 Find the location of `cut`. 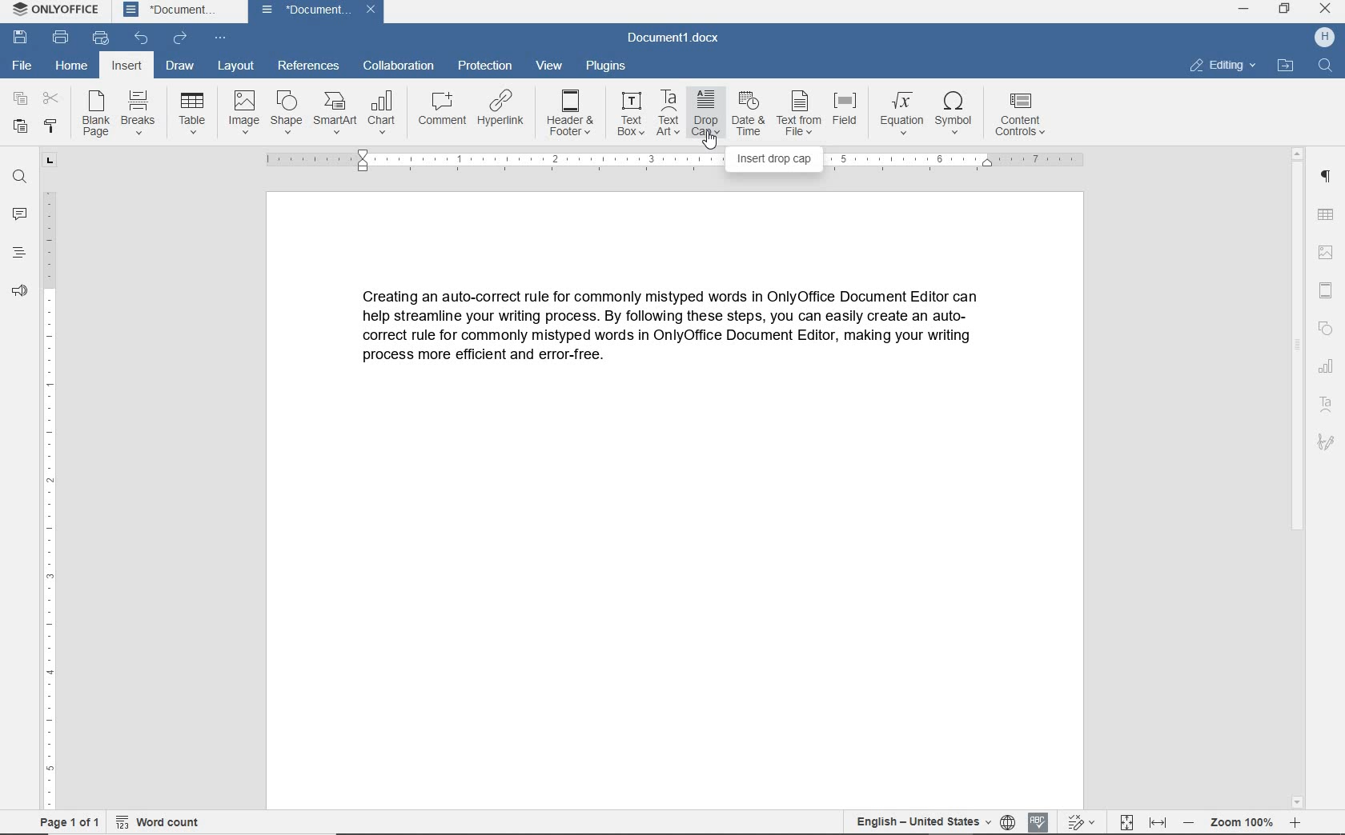

cut is located at coordinates (49, 100).